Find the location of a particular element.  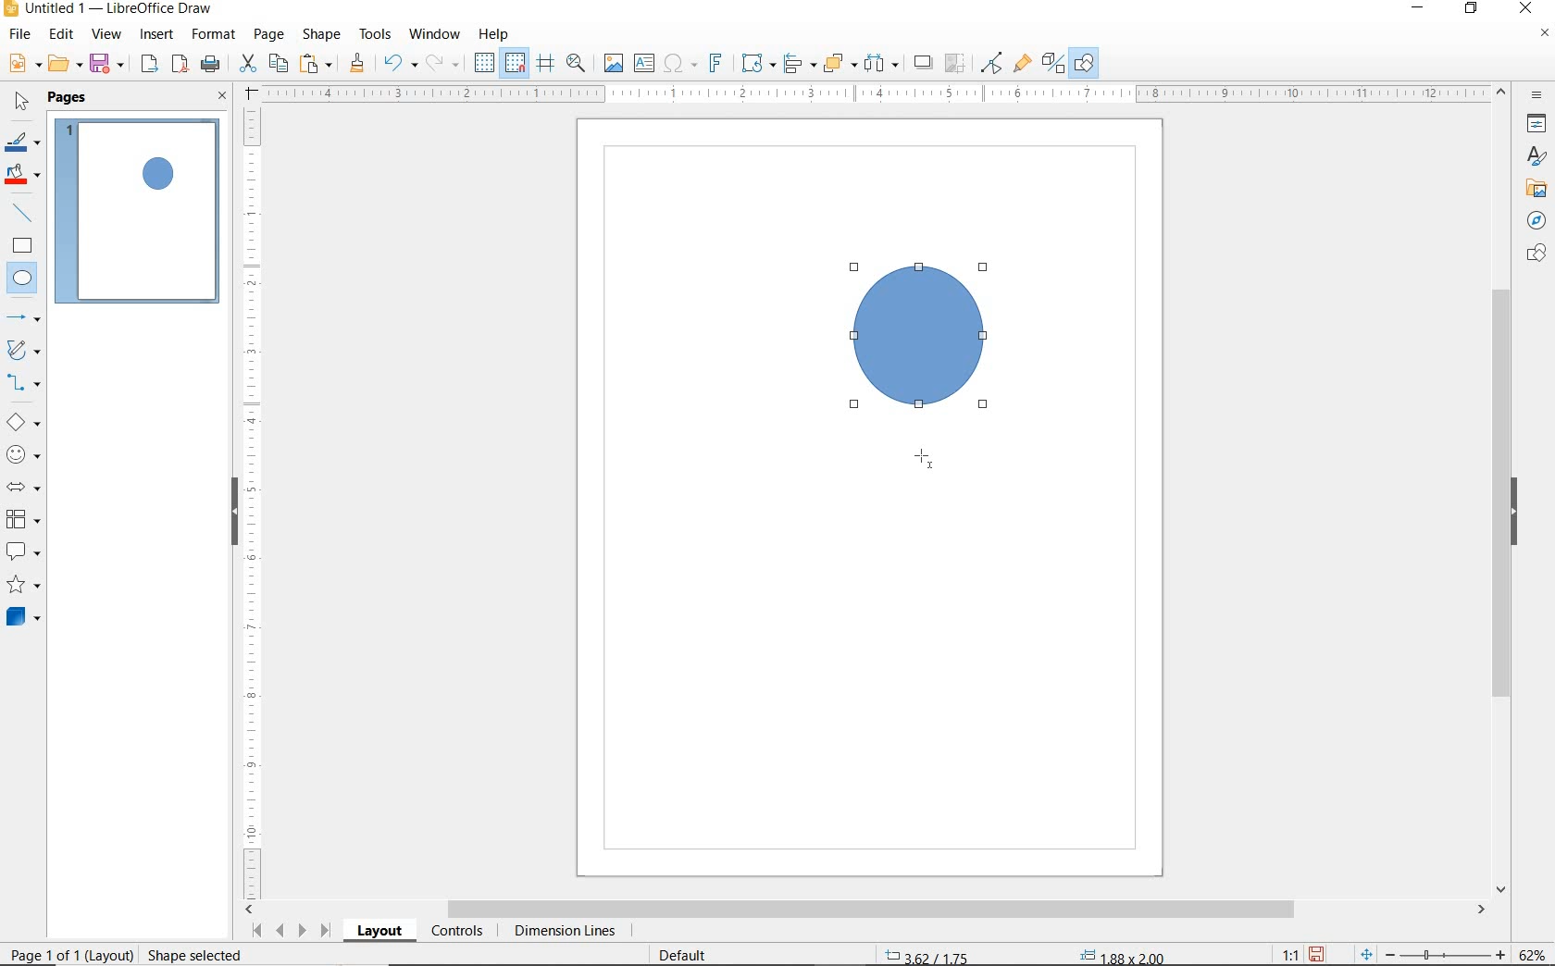

EXPORT is located at coordinates (150, 65).